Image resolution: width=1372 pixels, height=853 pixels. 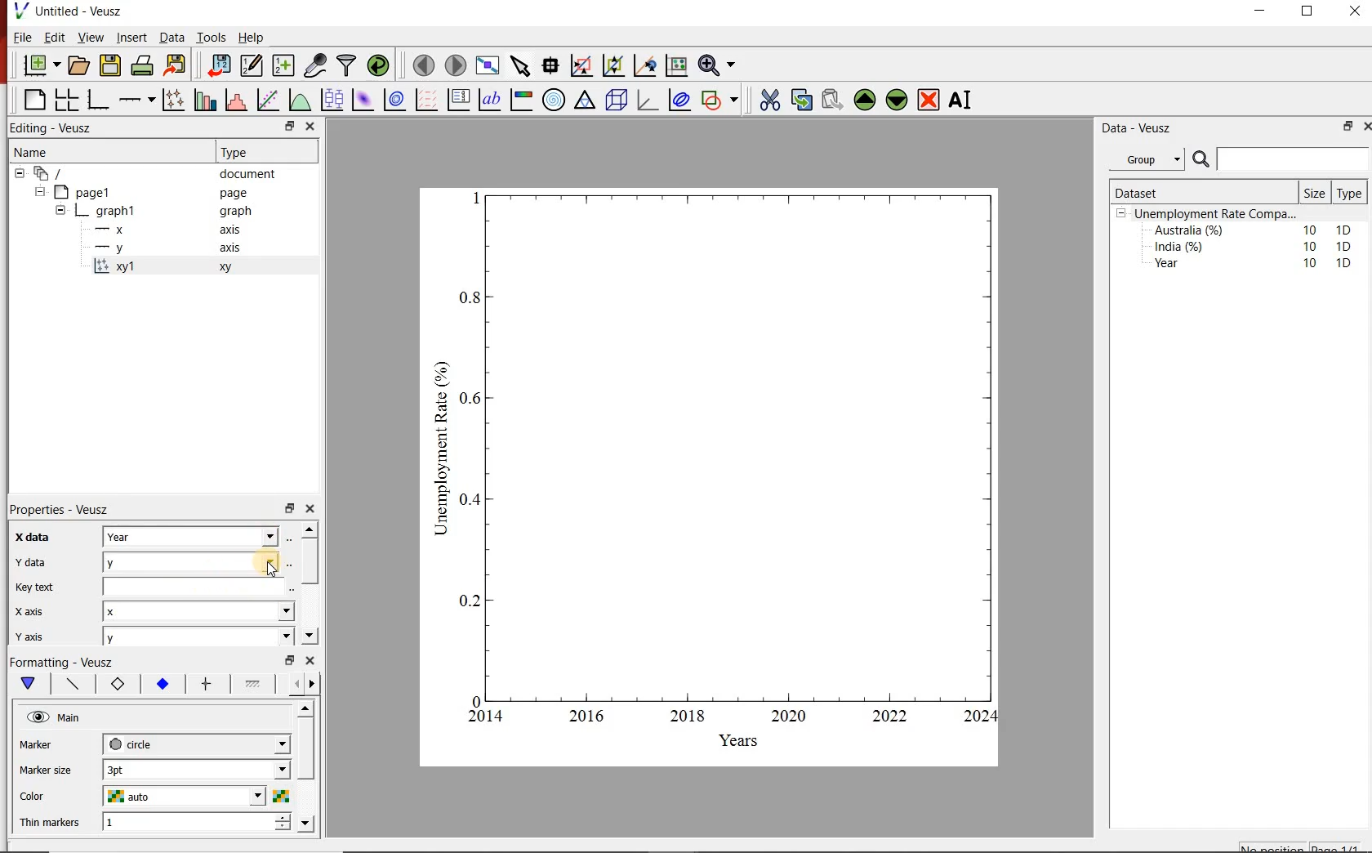 What do you see at coordinates (32, 684) in the screenshot?
I see `main` at bounding box center [32, 684].